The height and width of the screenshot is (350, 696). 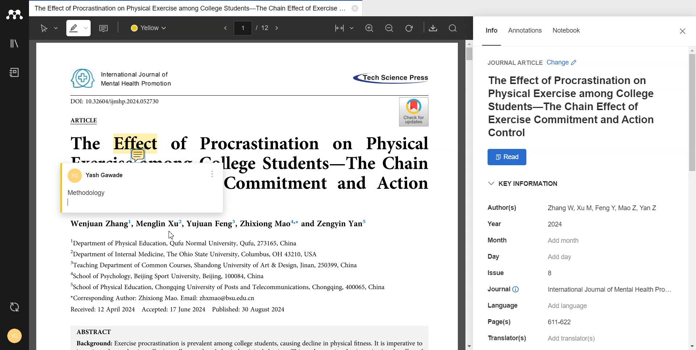 What do you see at coordinates (171, 234) in the screenshot?
I see `Cursor` at bounding box center [171, 234].